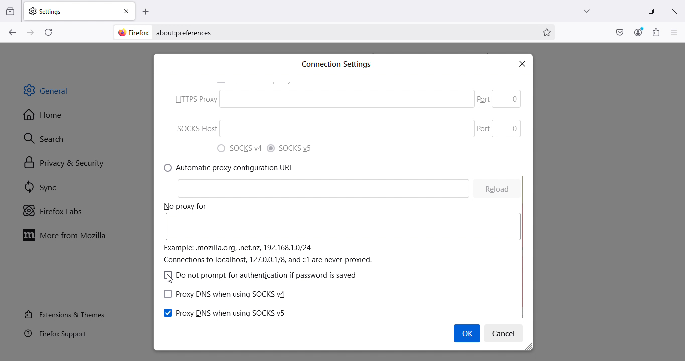 This screenshot has width=685, height=361. Describe the element at coordinates (65, 316) in the screenshot. I see `Extensions and themes` at that location.